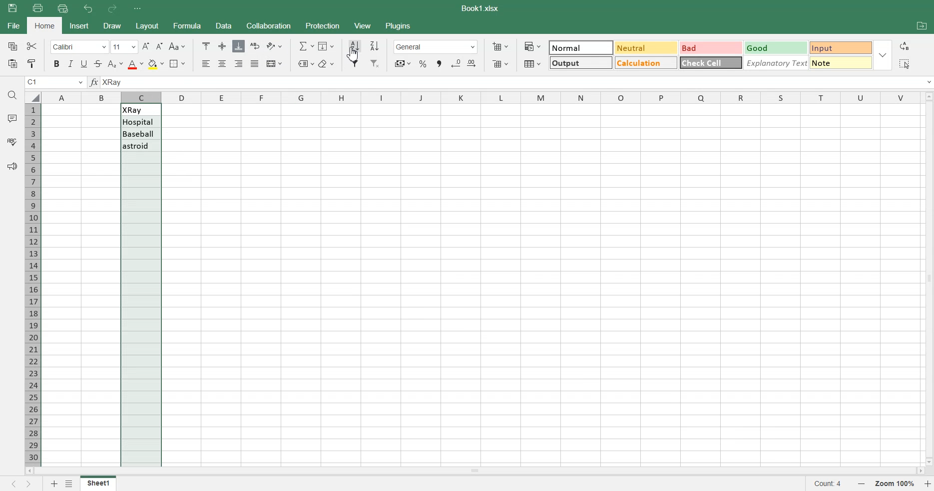  Describe the element at coordinates (55, 64) in the screenshot. I see `Bold` at that location.